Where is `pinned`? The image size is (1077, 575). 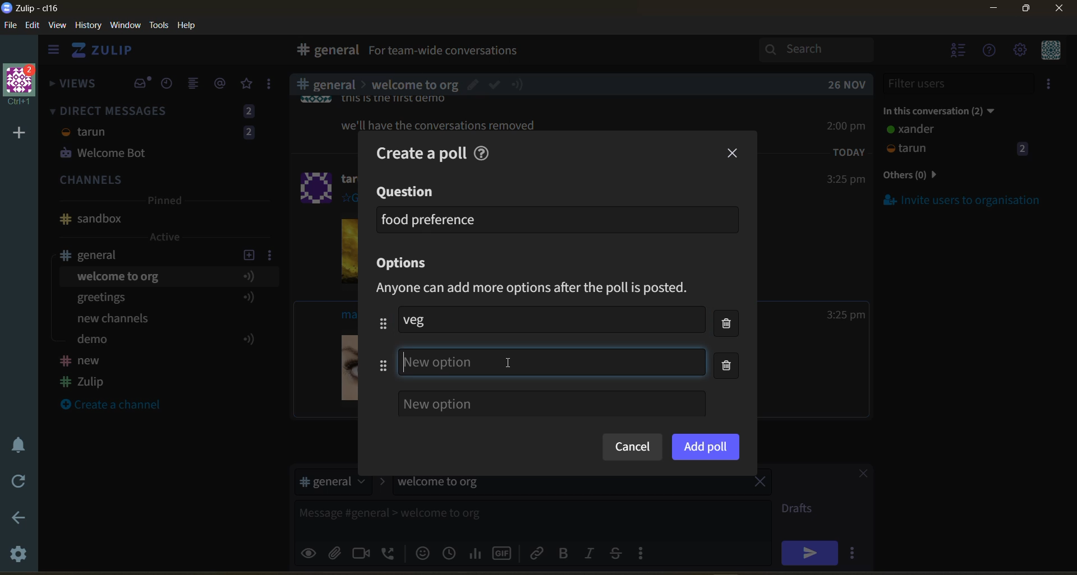
pinned is located at coordinates (164, 202).